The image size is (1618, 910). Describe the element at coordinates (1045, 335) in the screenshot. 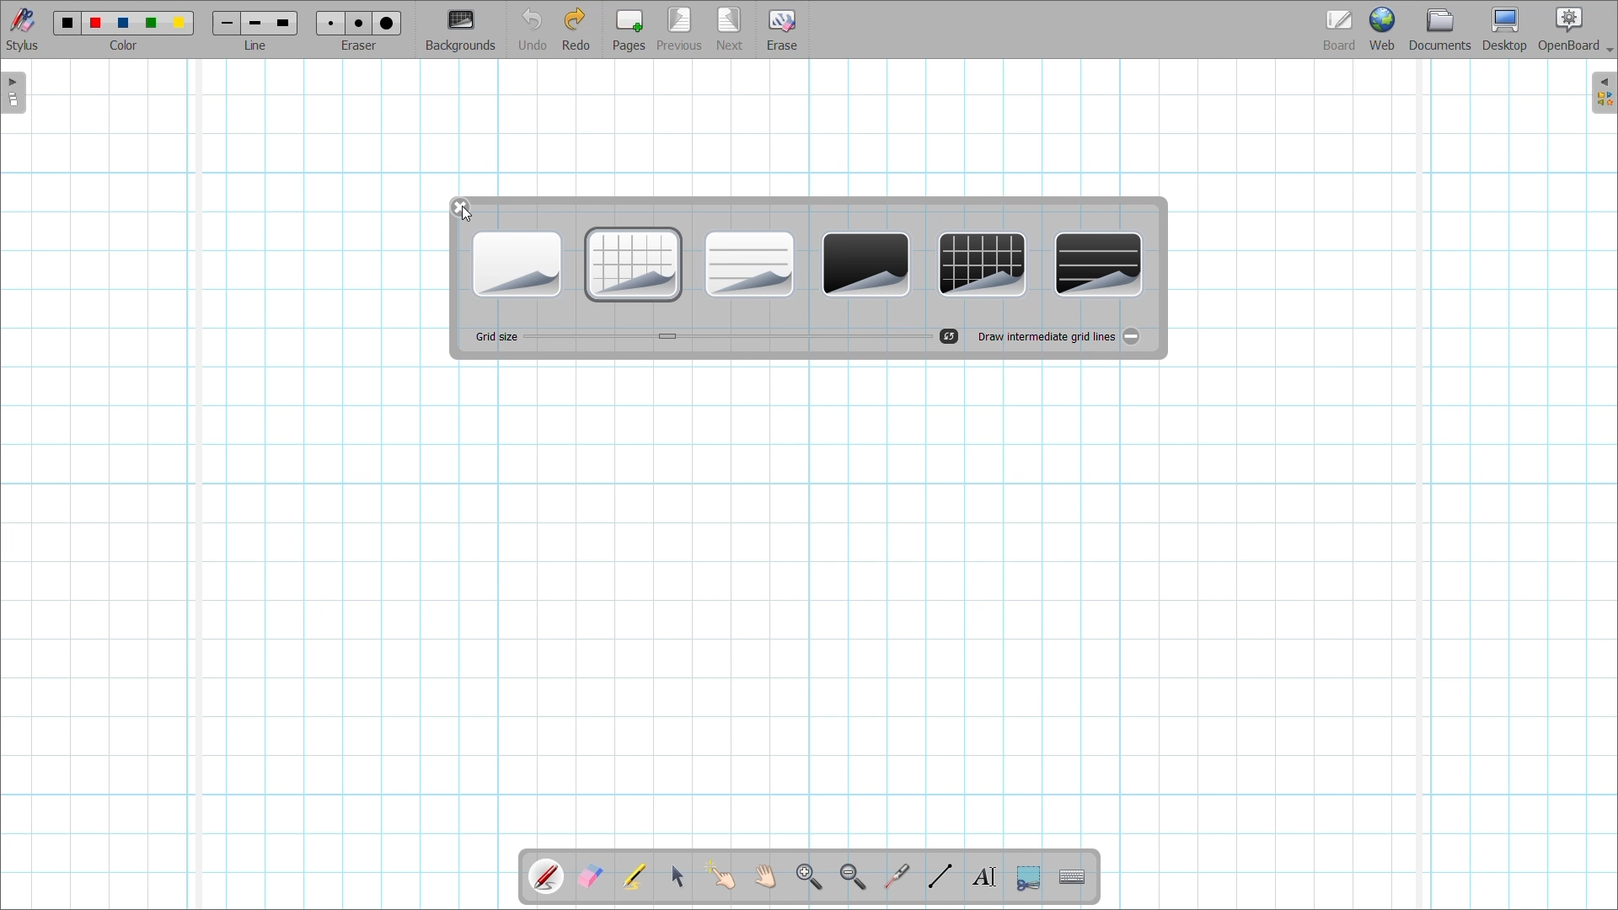

I see `draw grid lines` at that location.